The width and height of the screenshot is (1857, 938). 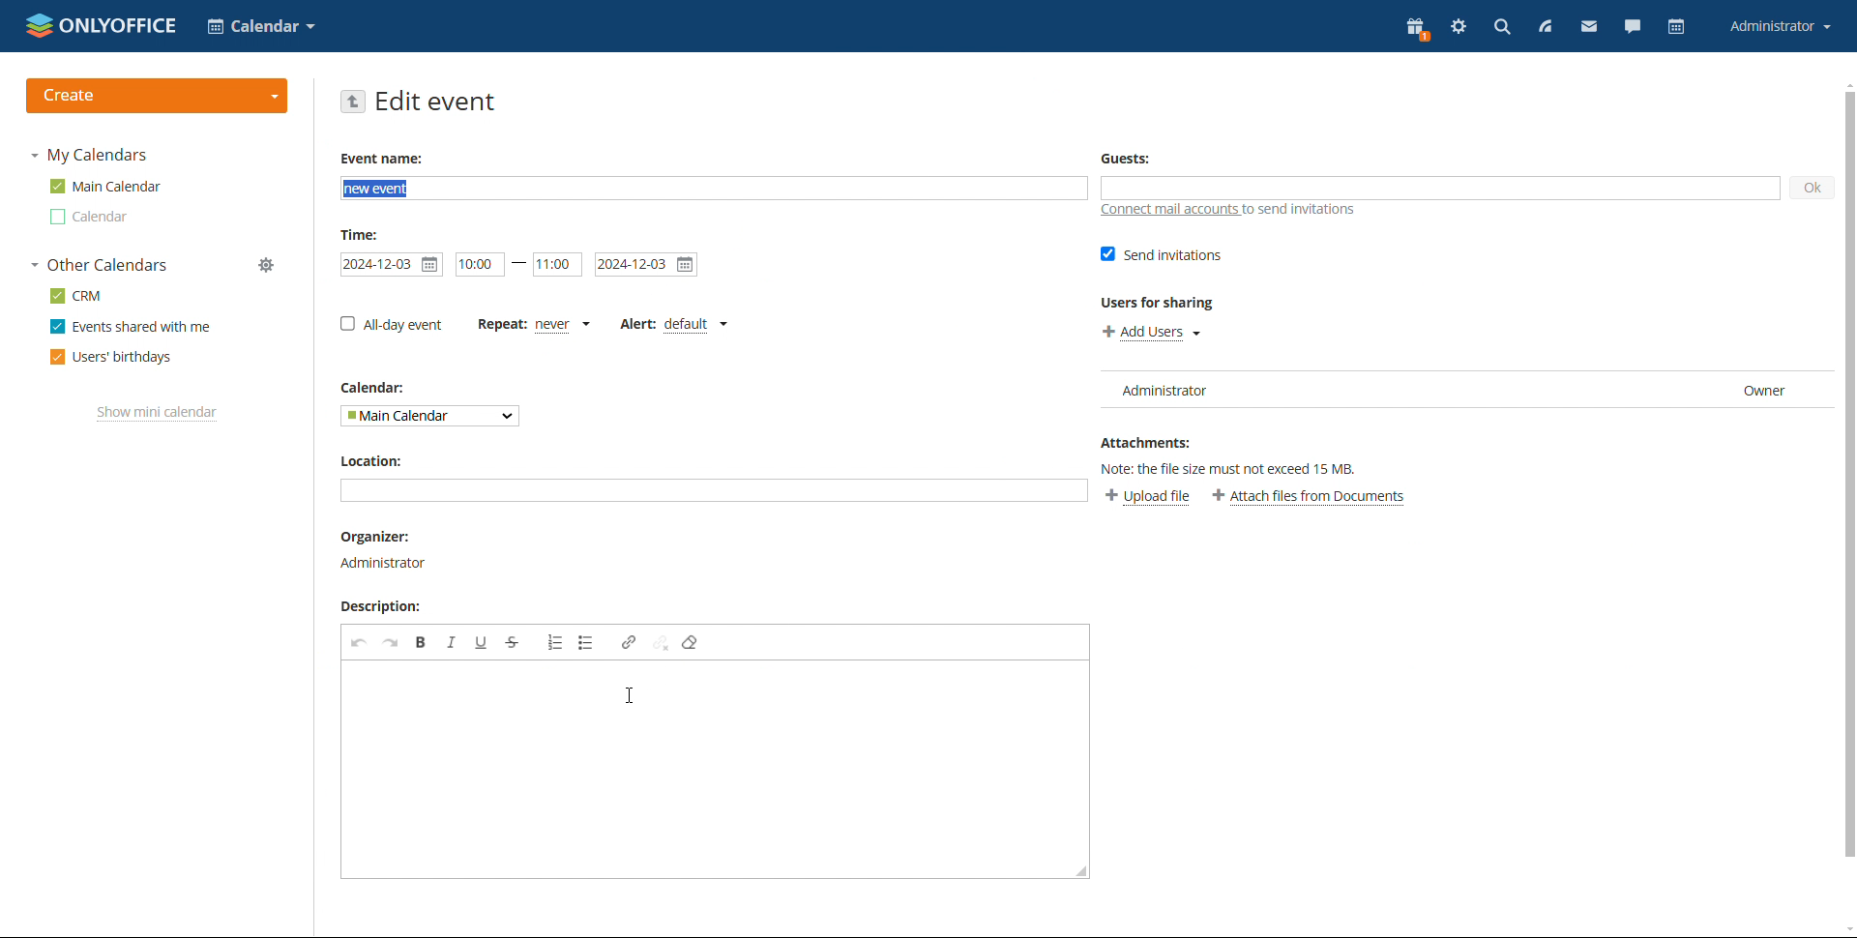 What do you see at coordinates (1545, 27) in the screenshot?
I see `feed` at bounding box center [1545, 27].